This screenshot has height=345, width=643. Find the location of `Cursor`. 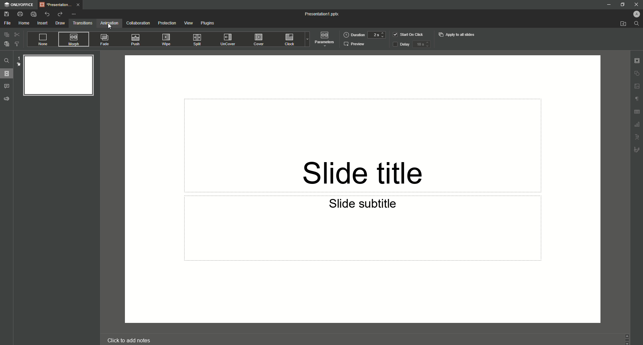

Cursor is located at coordinates (111, 27).